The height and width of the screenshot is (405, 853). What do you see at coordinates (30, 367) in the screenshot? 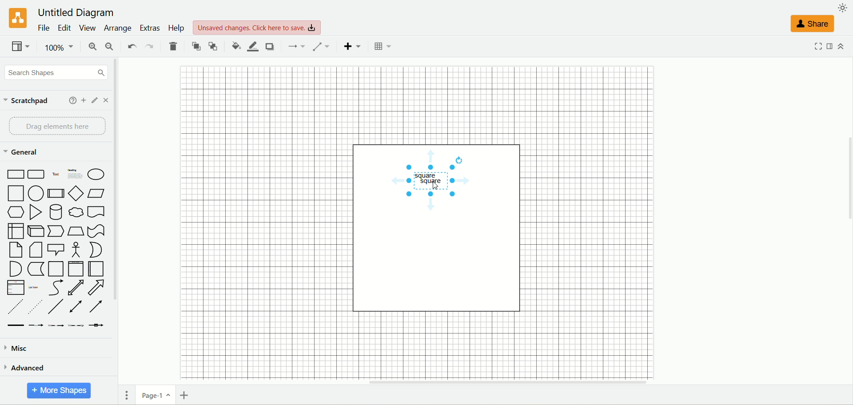
I see `advanced` at bounding box center [30, 367].